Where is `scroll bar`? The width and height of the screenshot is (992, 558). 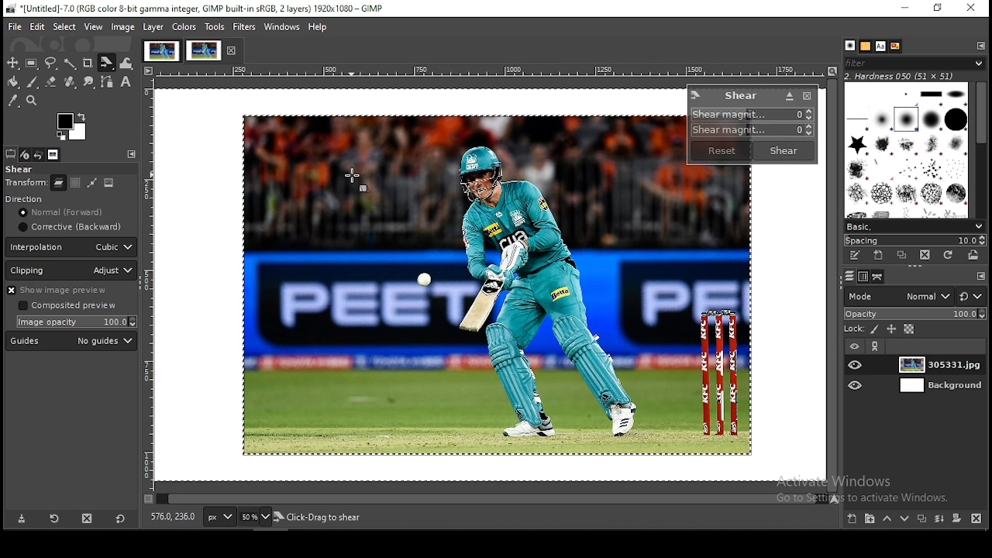
scroll bar is located at coordinates (980, 148).